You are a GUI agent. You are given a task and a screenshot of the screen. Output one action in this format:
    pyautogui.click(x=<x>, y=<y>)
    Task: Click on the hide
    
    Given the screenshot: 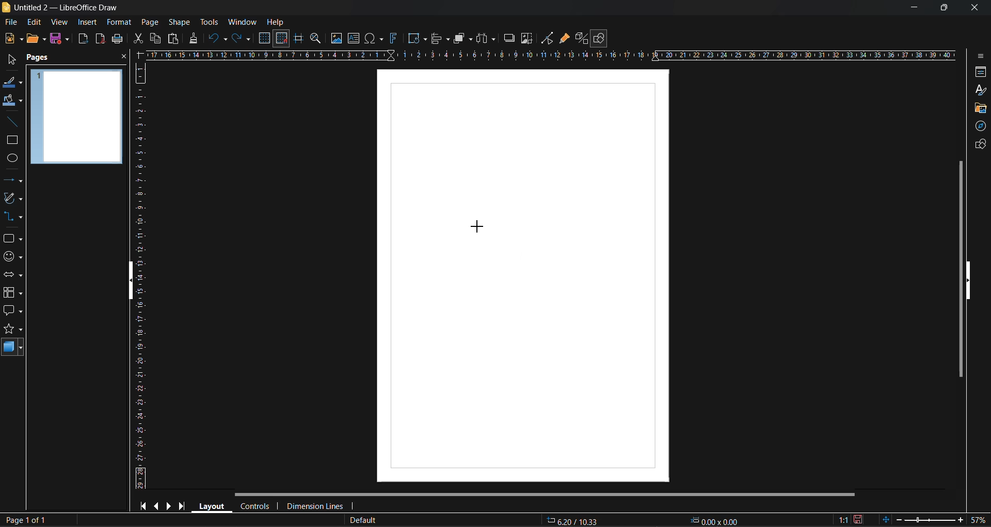 What is the action you would take?
    pyautogui.click(x=968, y=280)
    